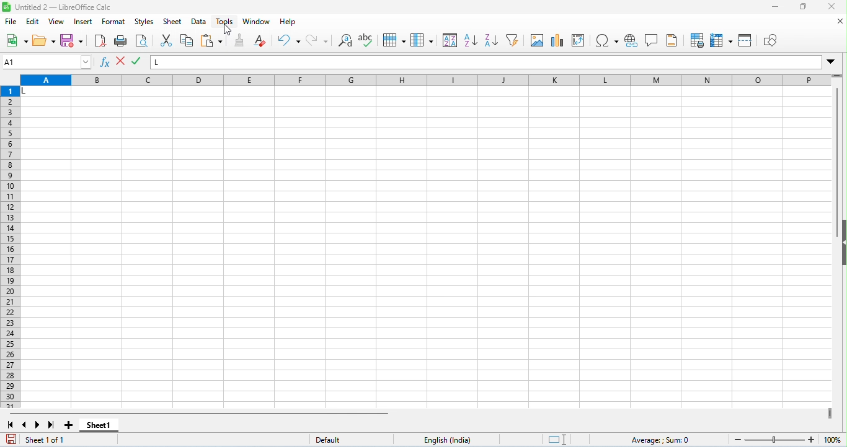 This screenshot has width=847, height=447. Describe the element at coordinates (747, 40) in the screenshot. I see `split window` at that location.